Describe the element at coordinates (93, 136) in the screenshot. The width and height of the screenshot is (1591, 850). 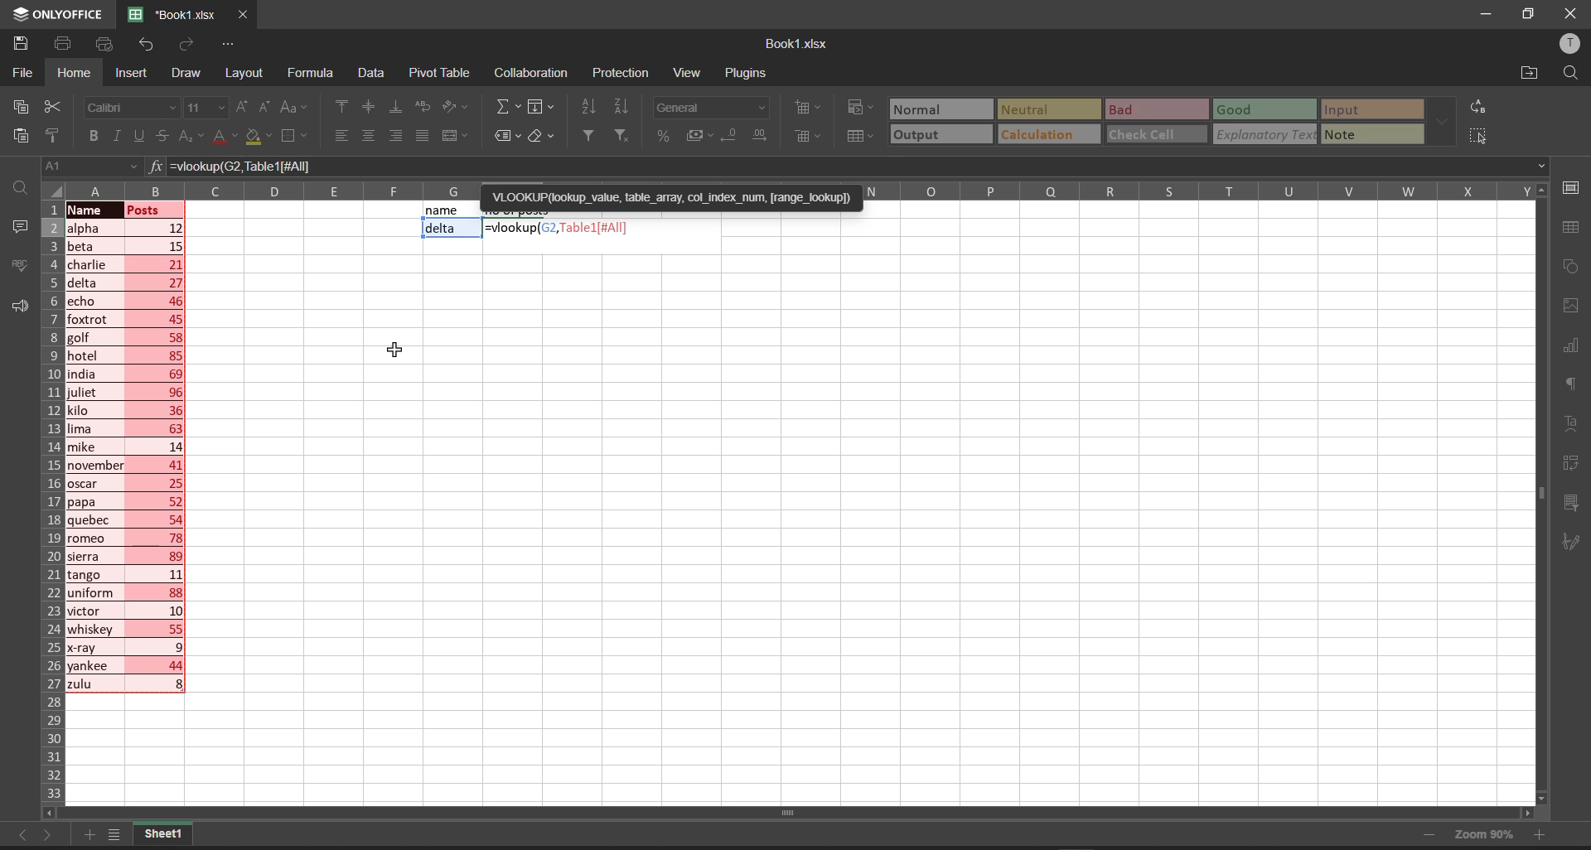
I see `bold` at that location.